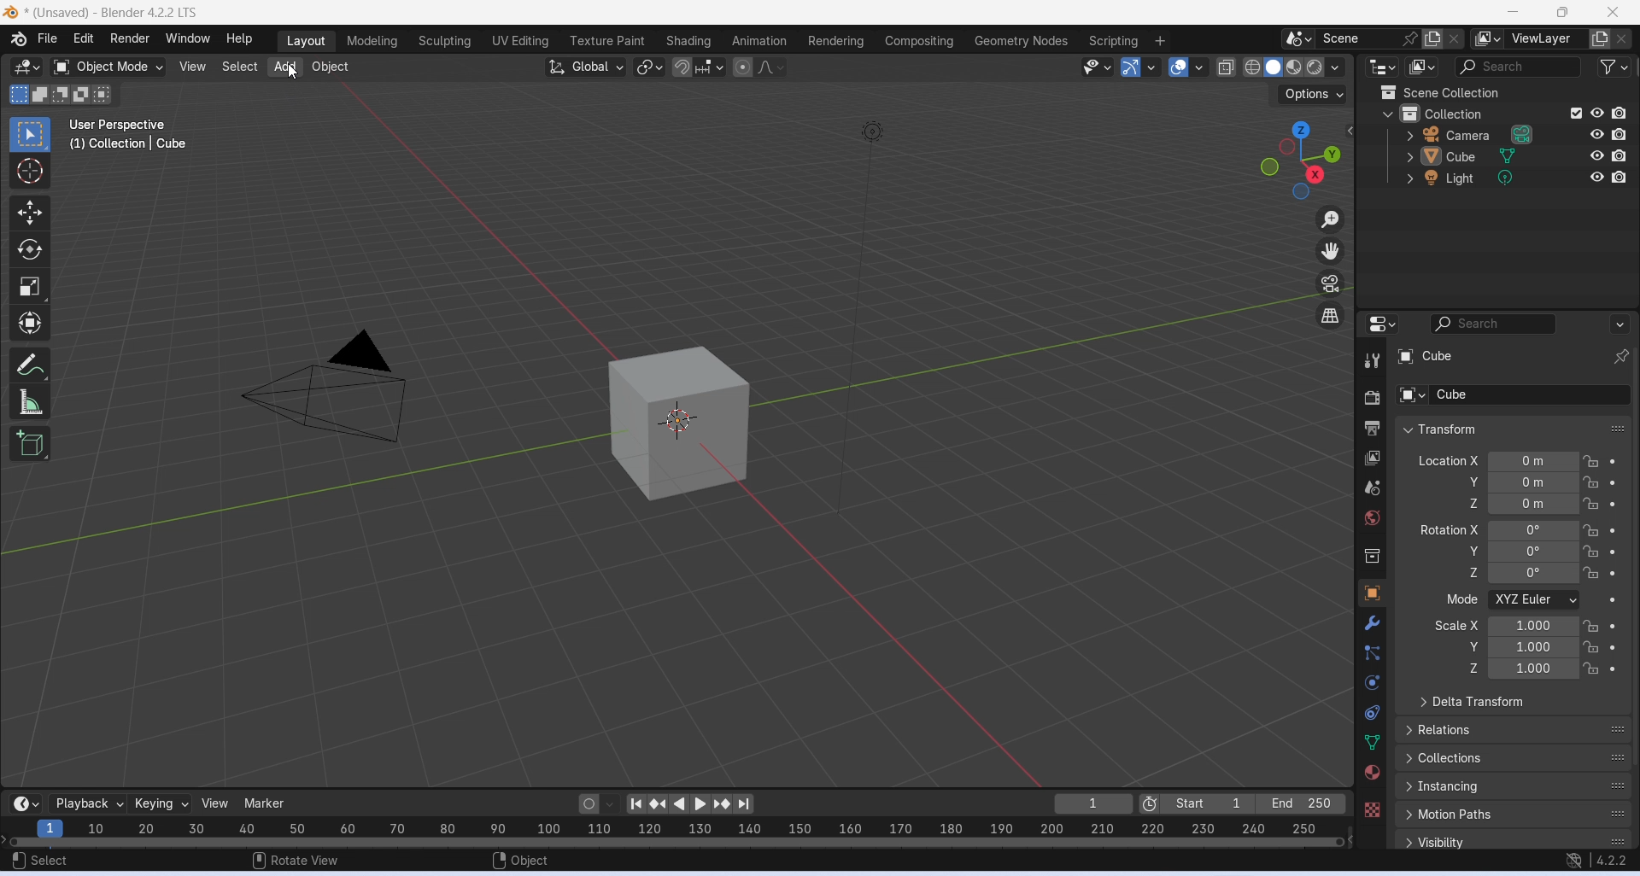 The image size is (1640, 876). Describe the element at coordinates (1535, 461) in the screenshot. I see `location` at that location.